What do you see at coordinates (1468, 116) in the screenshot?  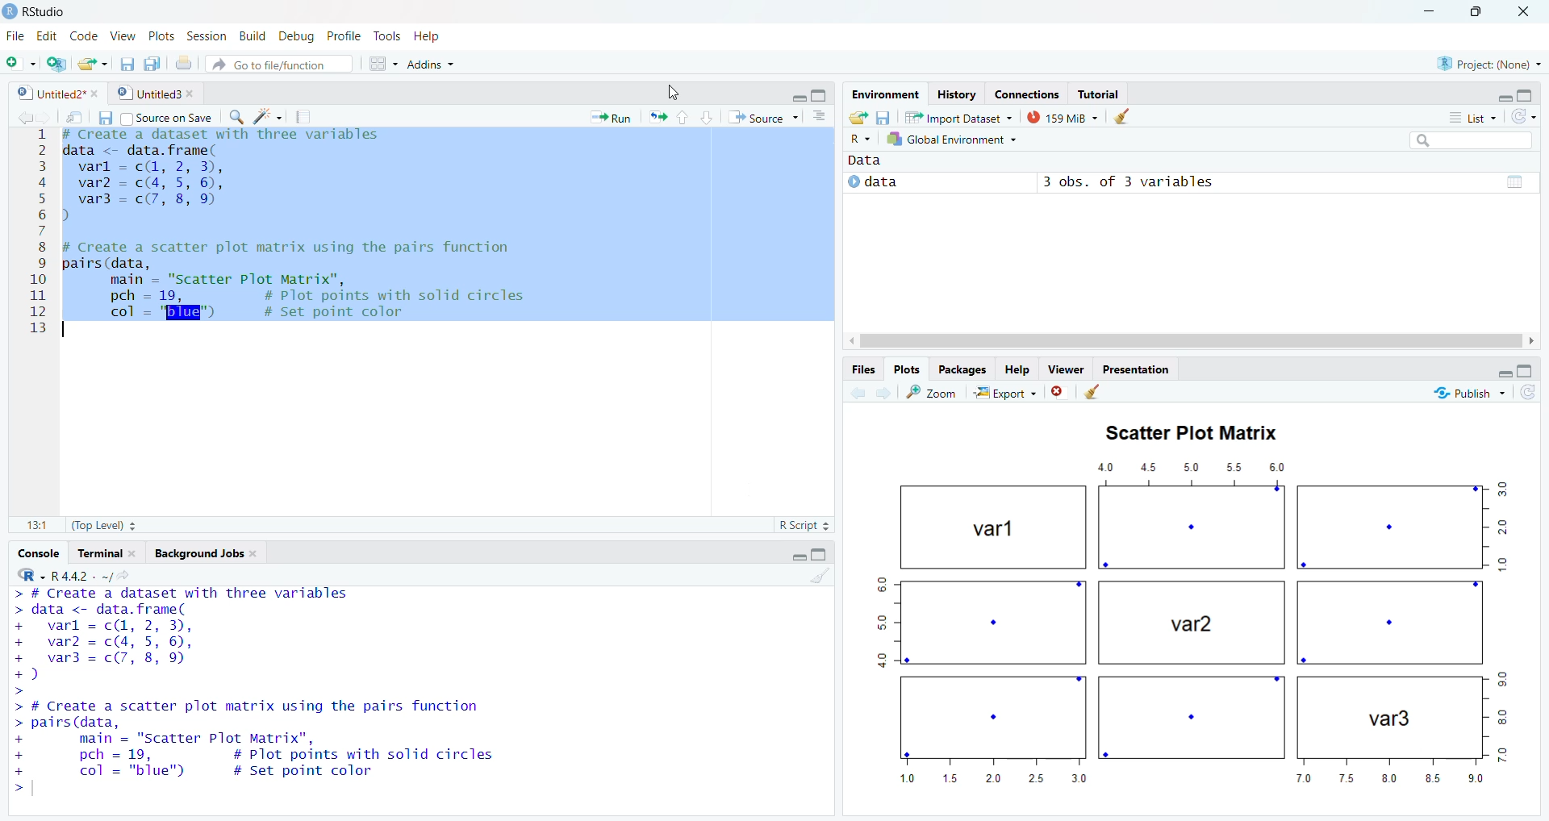 I see `List ` at bounding box center [1468, 116].